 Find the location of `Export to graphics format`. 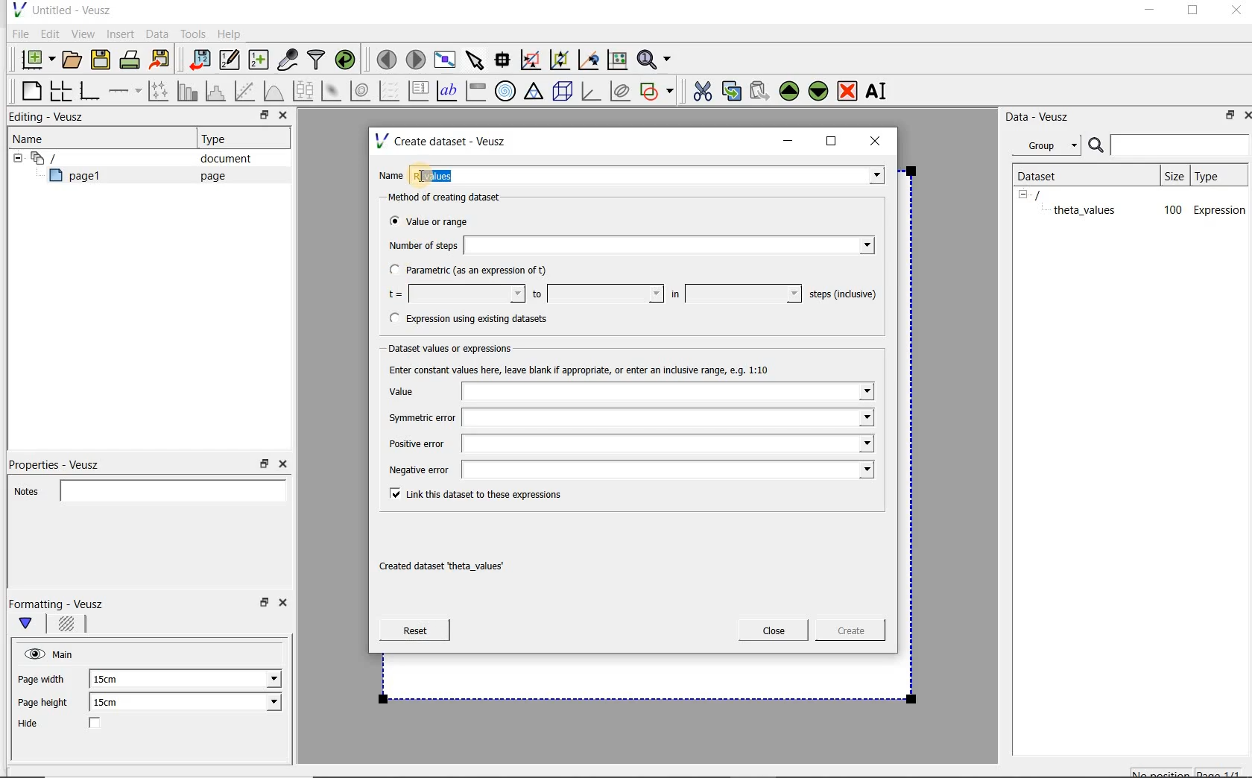

Export to graphics format is located at coordinates (160, 61).